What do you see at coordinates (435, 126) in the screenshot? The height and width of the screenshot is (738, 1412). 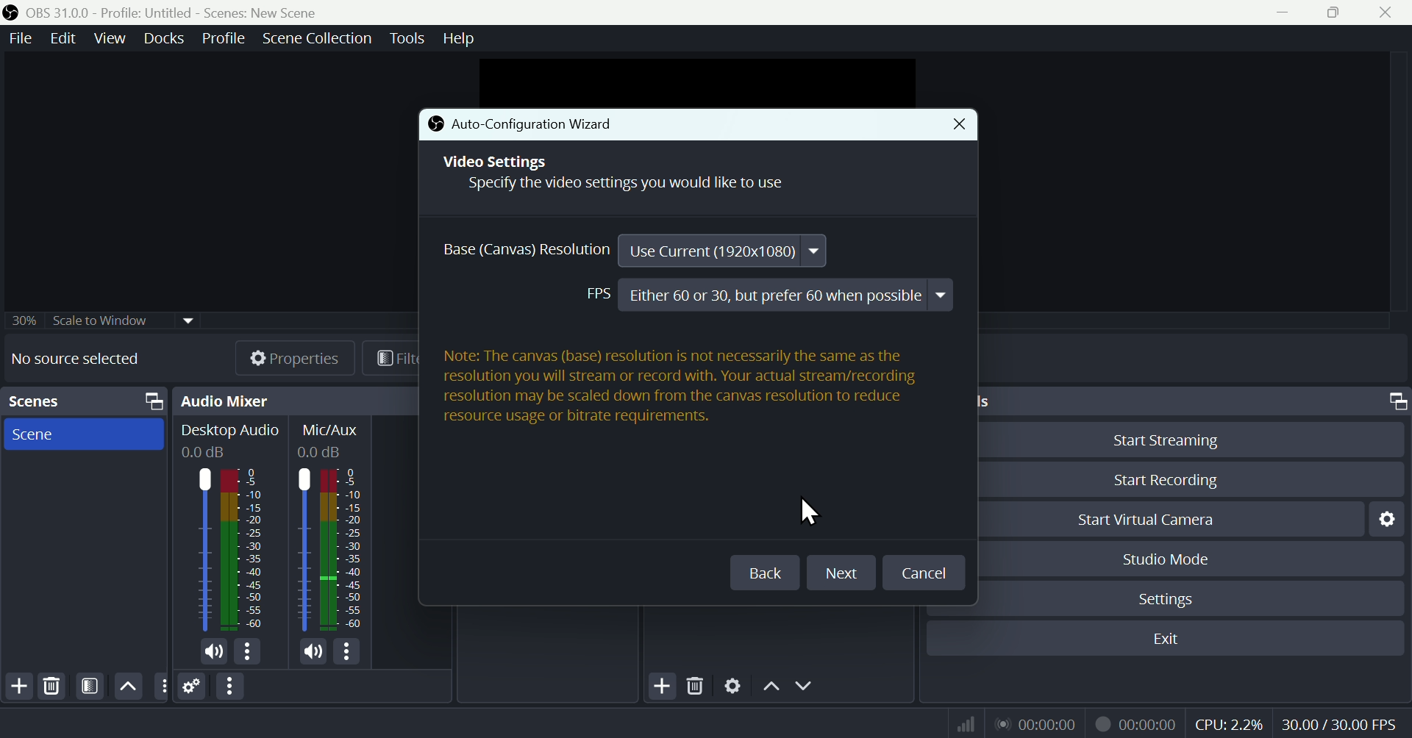 I see `icon` at bounding box center [435, 126].